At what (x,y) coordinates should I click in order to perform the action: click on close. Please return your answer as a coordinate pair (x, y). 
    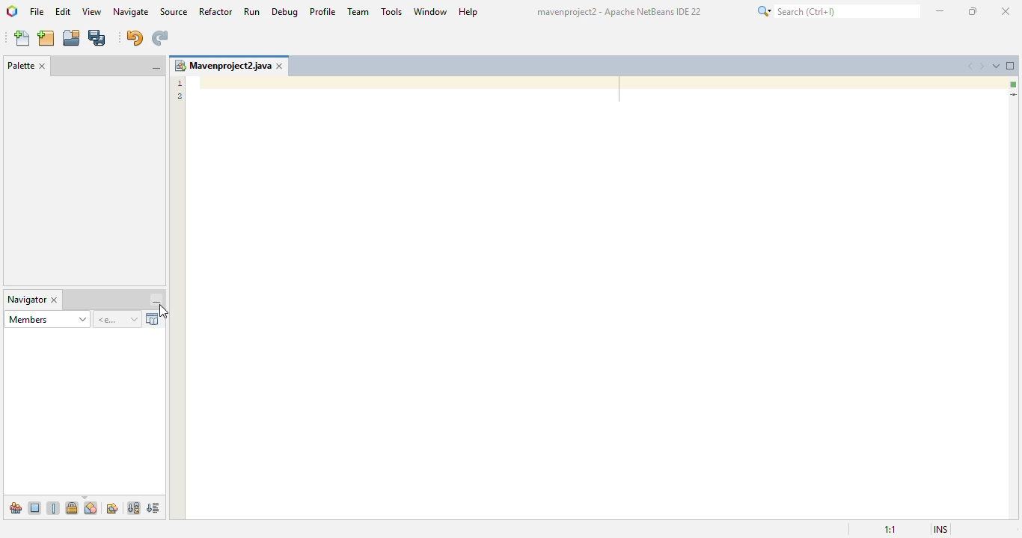
    Looking at the image, I should click on (1007, 11).